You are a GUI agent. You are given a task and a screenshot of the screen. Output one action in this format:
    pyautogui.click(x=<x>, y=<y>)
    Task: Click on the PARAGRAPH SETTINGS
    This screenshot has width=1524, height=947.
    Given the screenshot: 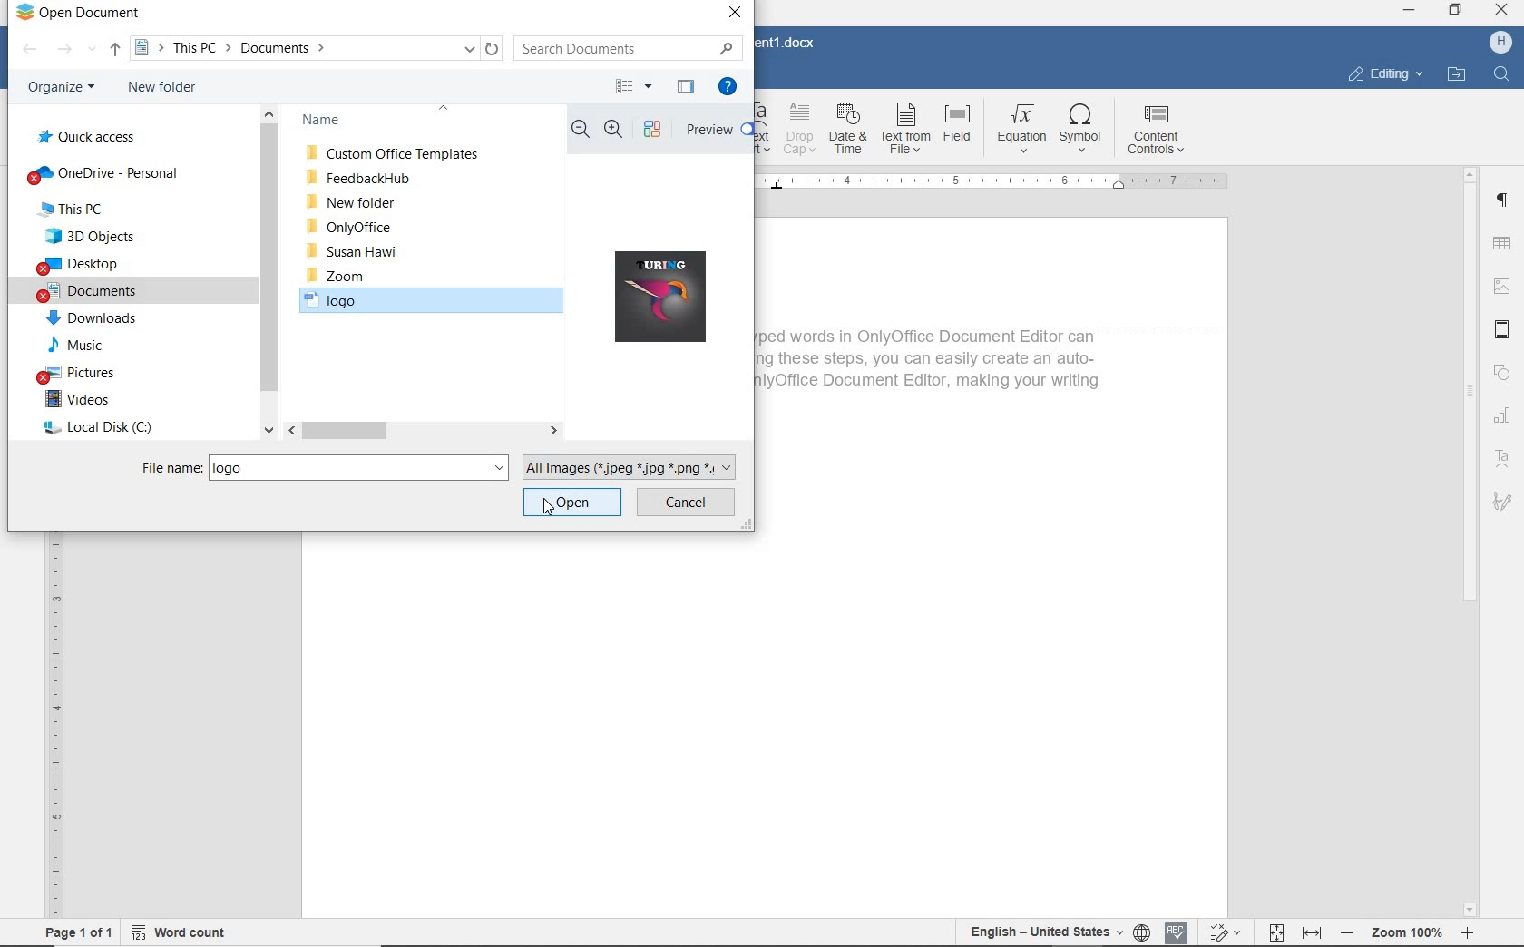 What is the action you would take?
    pyautogui.click(x=1501, y=200)
    